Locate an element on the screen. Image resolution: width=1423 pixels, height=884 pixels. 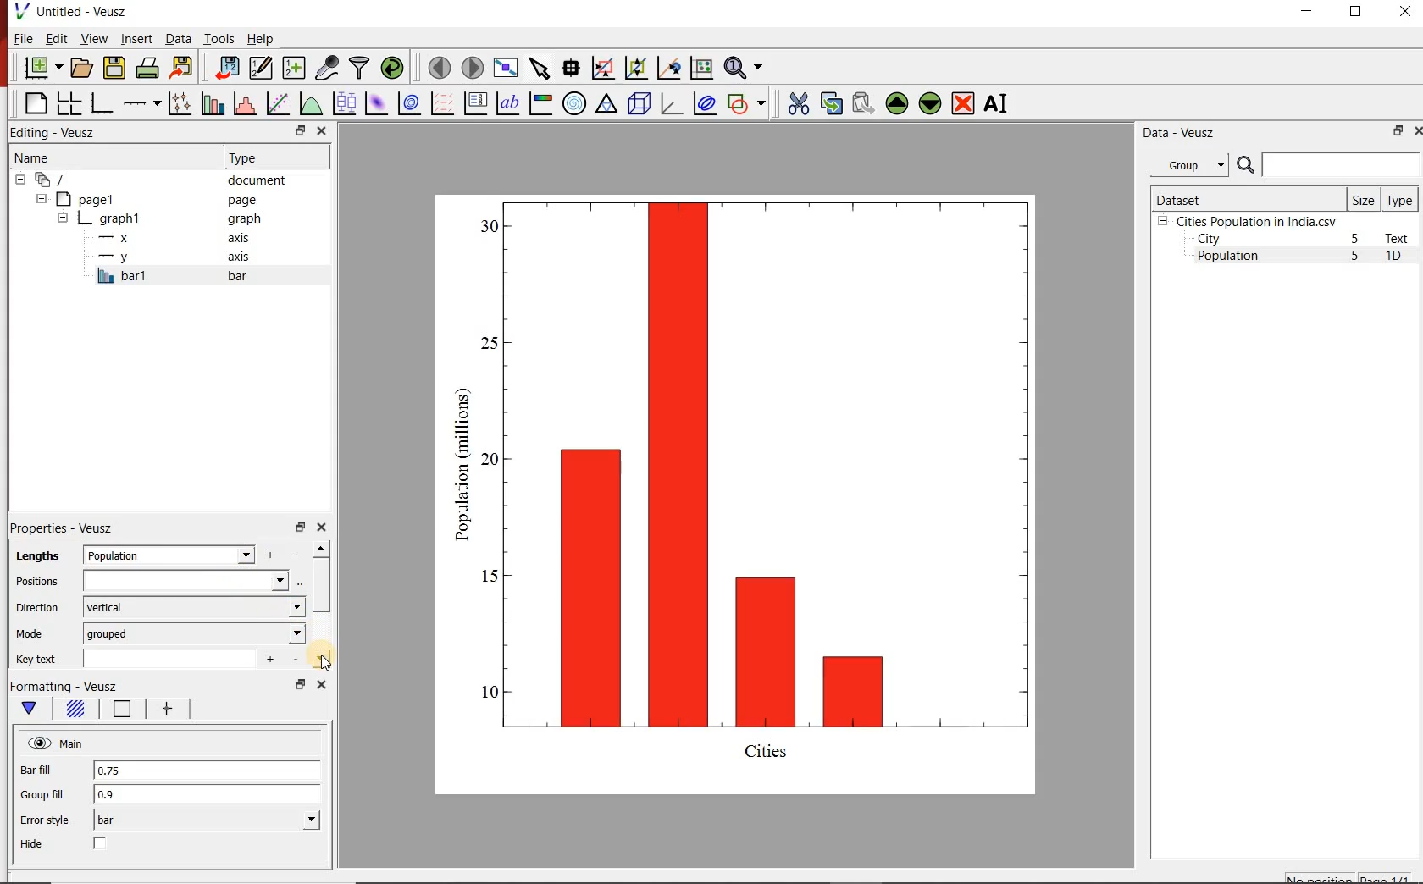
City is located at coordinates (1209, 239).